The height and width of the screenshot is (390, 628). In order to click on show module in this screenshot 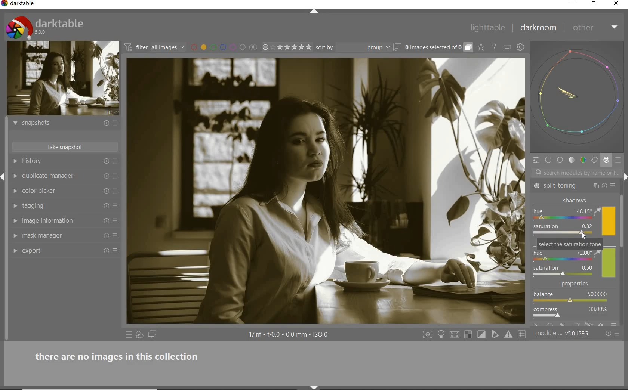, I will do `click(14, 161)`.